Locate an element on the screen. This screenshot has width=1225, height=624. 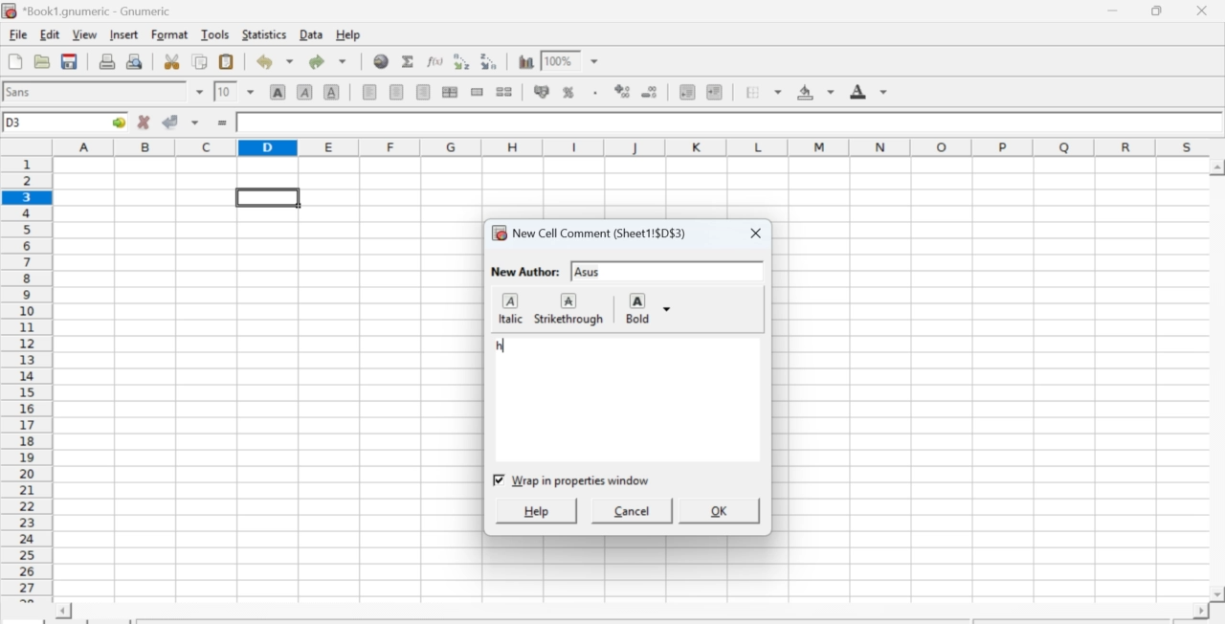
New Author: is located at coordinates (525, 272).